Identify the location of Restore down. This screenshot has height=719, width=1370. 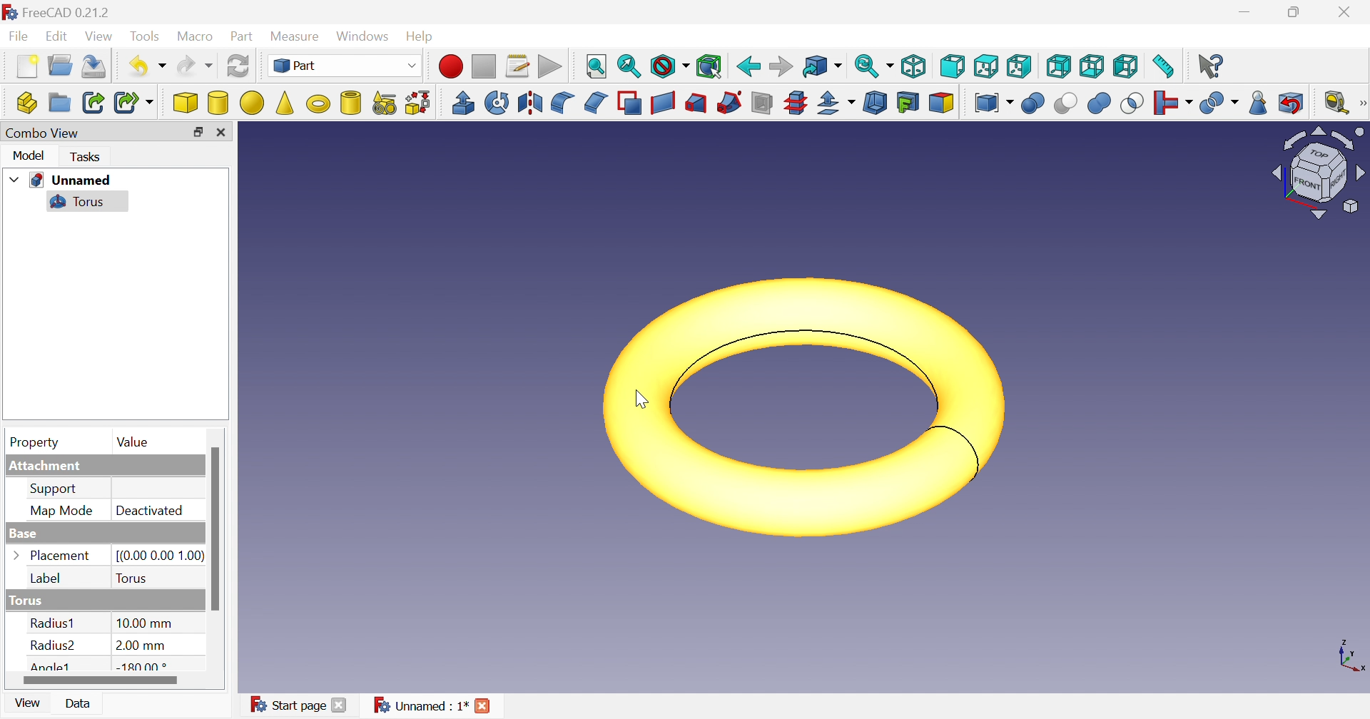
(196, 133).